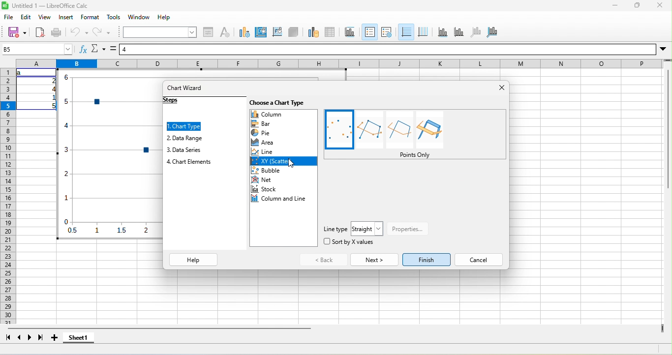 Image resolution: width=672 pixels, height=355 pixels. What do you see at coordinates (101, 32) in the screenshot?
I see `redo` at bounding box center [101, 32].